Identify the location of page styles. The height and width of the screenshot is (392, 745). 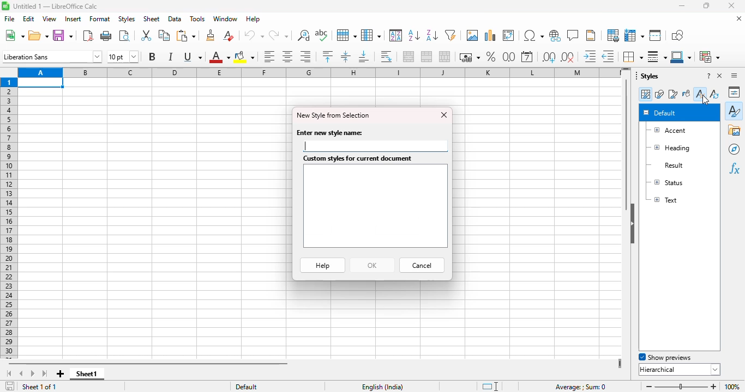
(672, 94).